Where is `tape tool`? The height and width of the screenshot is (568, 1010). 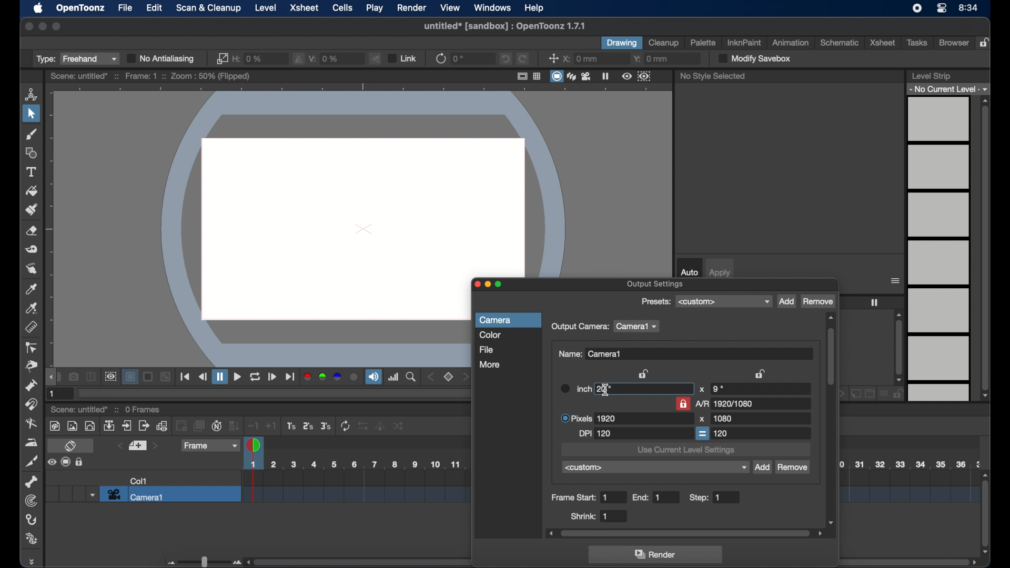
tape tool is located at coordinates (32, 249).